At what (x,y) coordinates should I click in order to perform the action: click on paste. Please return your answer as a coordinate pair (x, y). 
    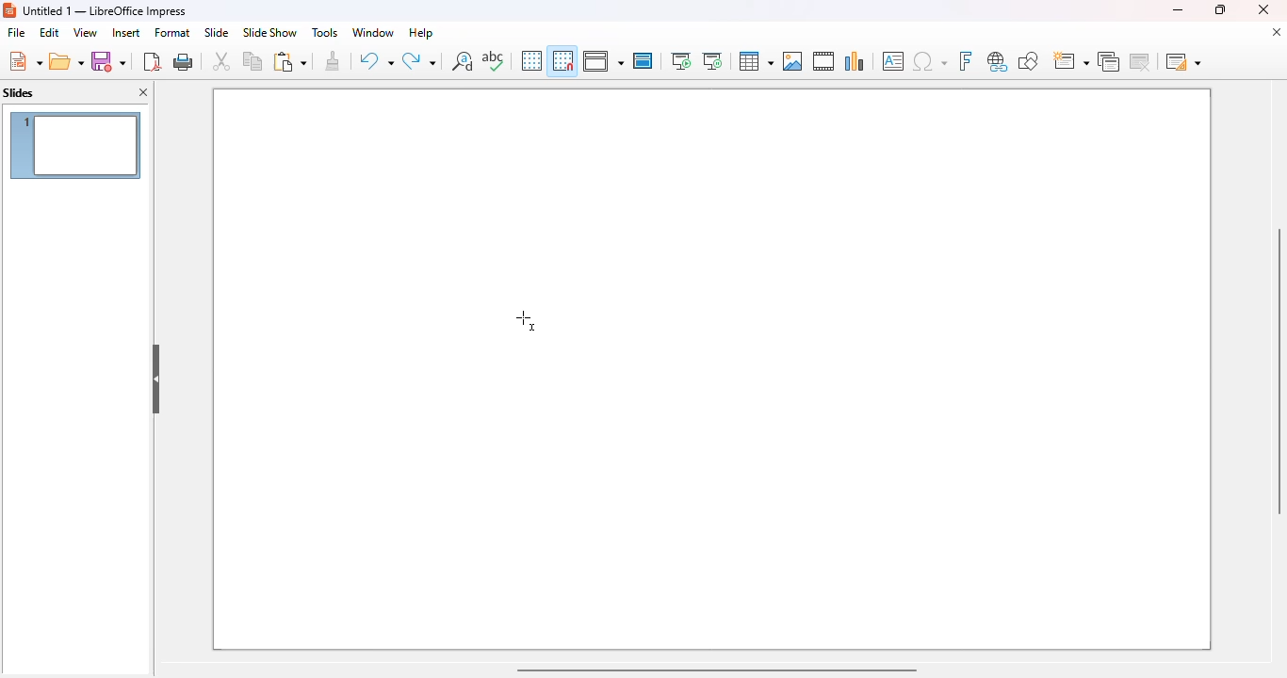
    Looking at the image, I should click on (289, 61).